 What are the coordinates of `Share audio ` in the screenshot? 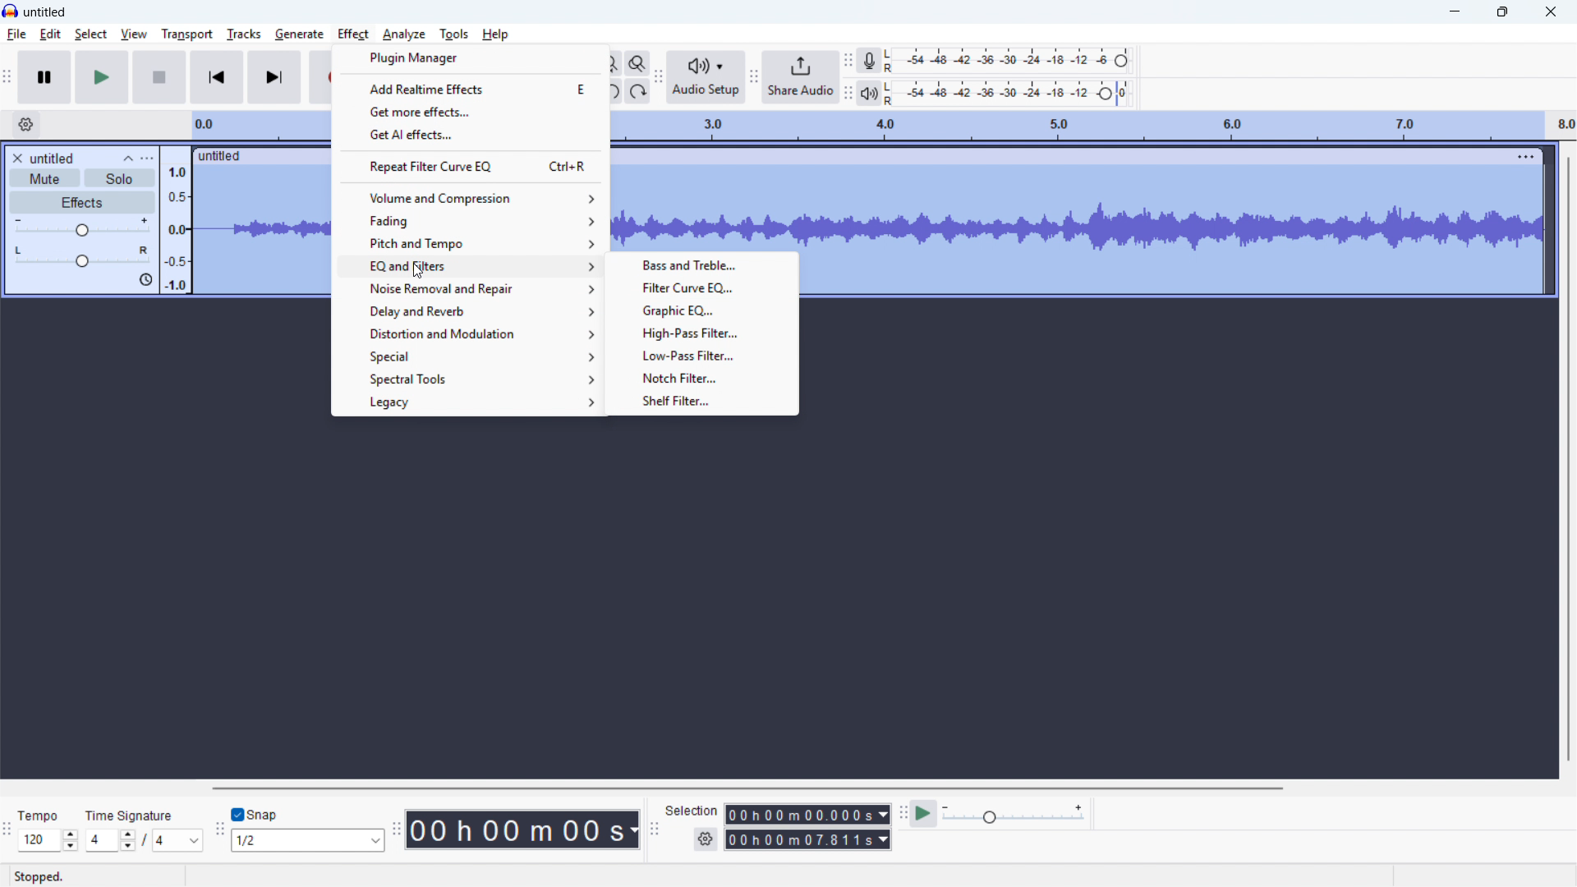 It's located at (799, 77).